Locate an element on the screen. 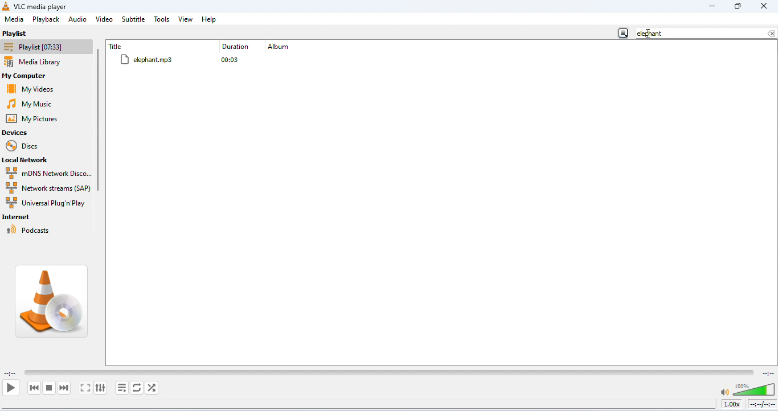 The height and width of the screenshot is (411, 778). Network streams (SAP) is located at coordinates (47, 188).